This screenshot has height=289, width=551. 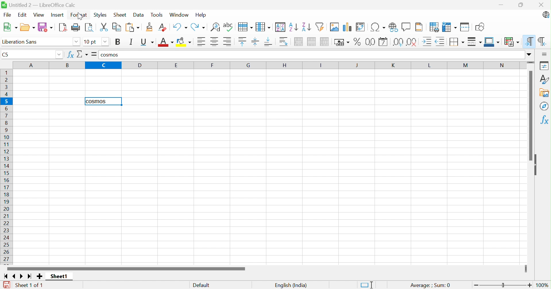 What do you see at coordinates (16, 277) in the screenshot?
I see `Scroll to previous sheet` at bounding box center [16, 277].